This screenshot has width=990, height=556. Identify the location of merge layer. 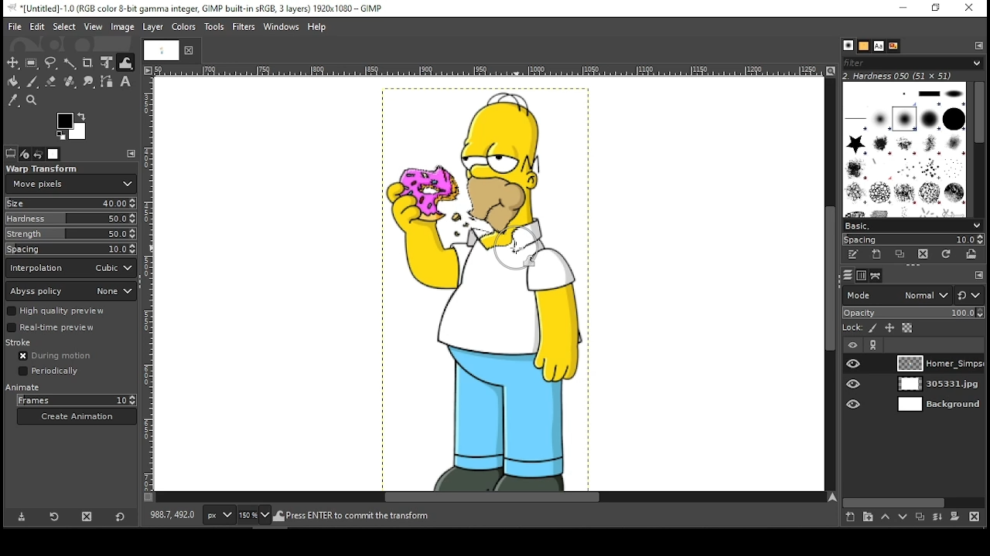
(937, 517).